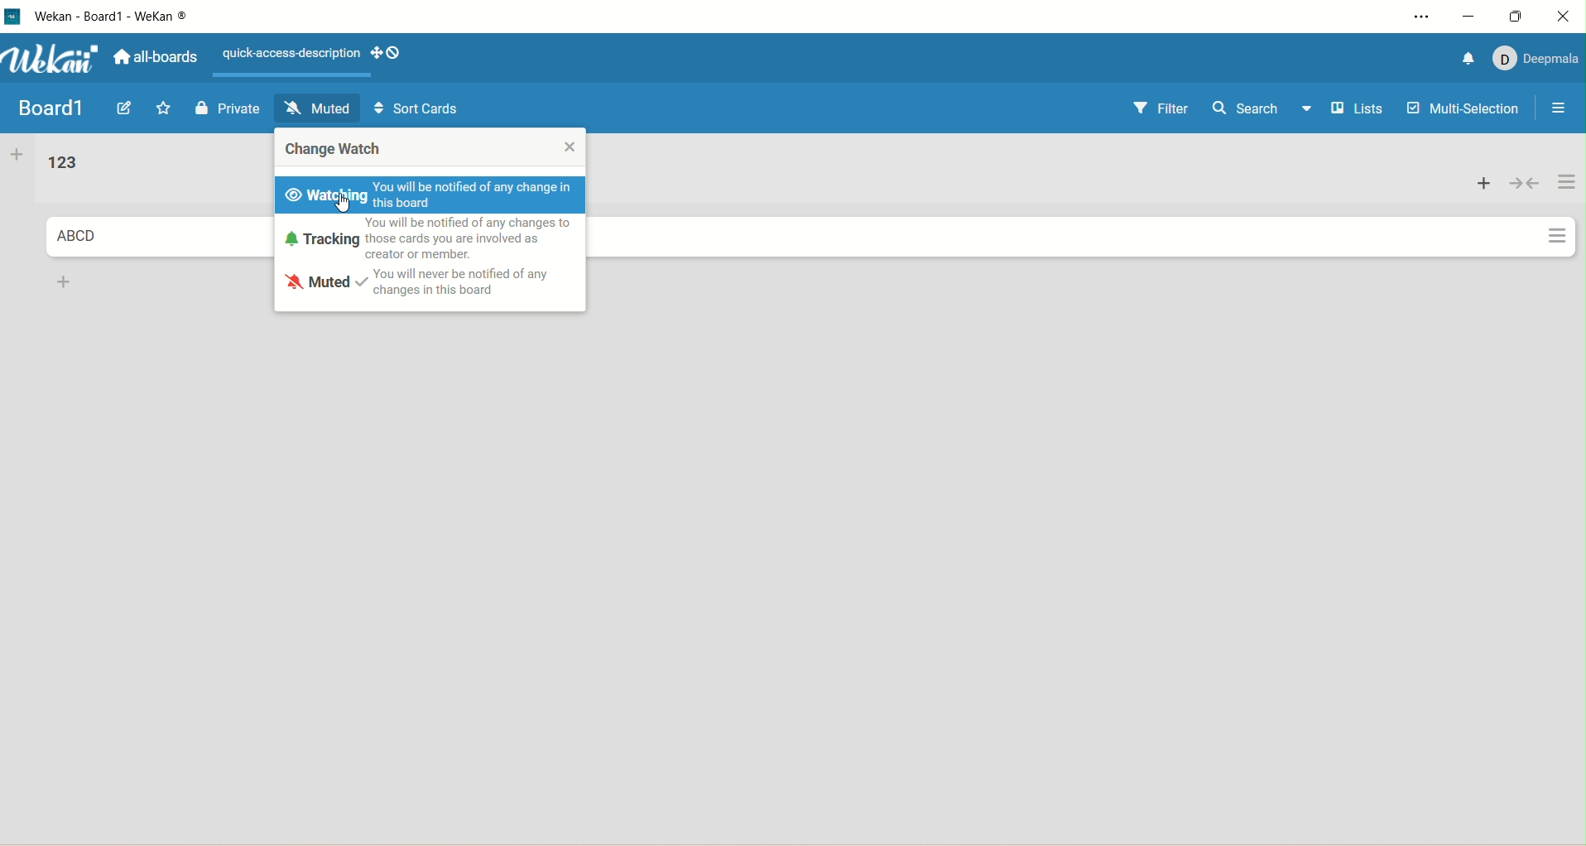 The image size is (1586, 846). I want to click on options, so click(1555, 110).